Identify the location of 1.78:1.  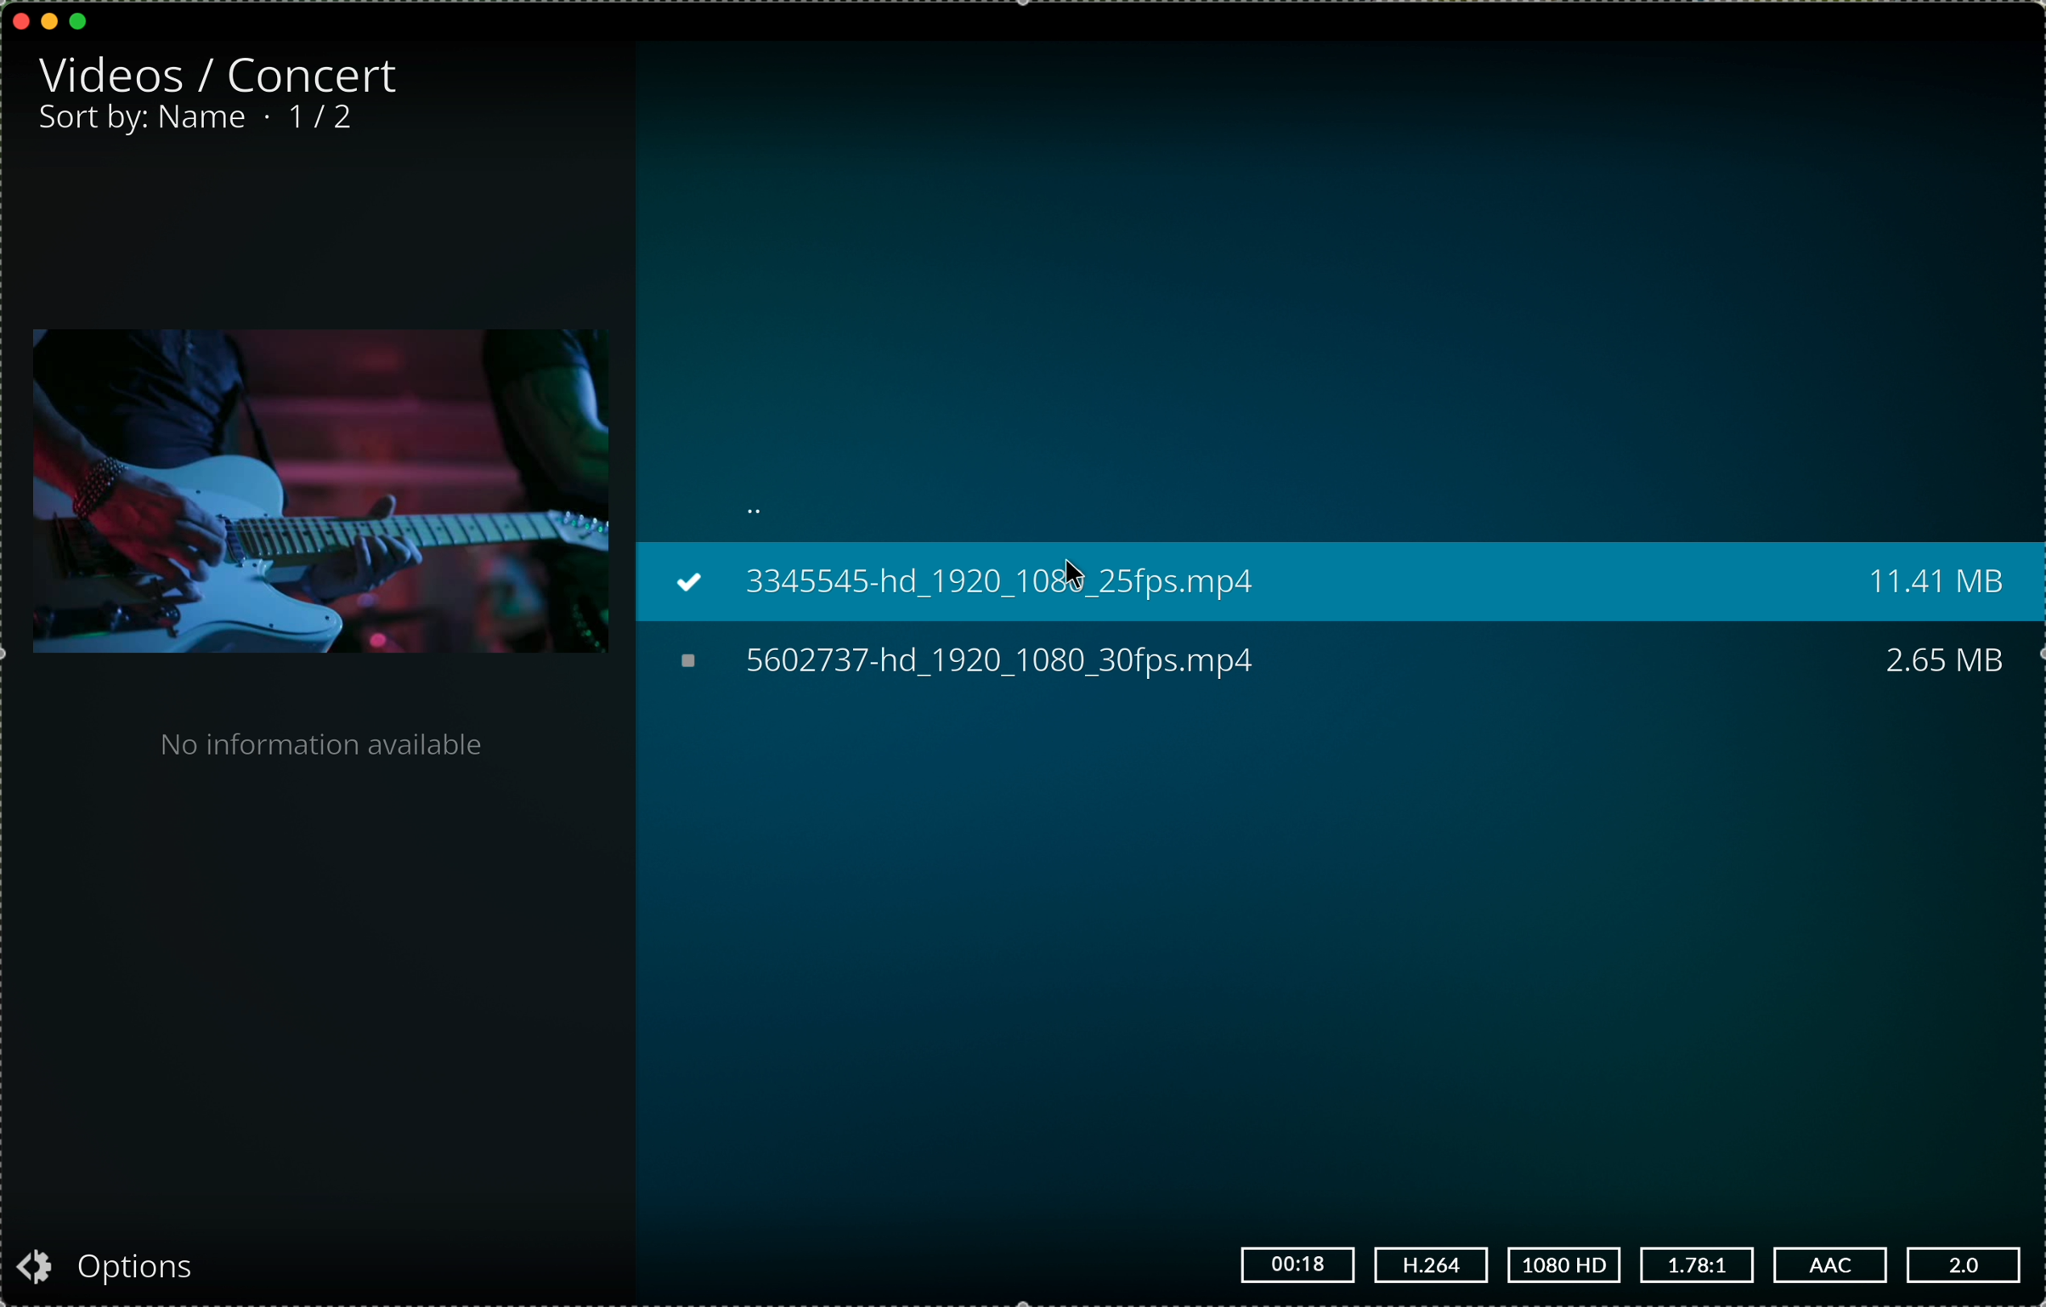
(1698, 1266).